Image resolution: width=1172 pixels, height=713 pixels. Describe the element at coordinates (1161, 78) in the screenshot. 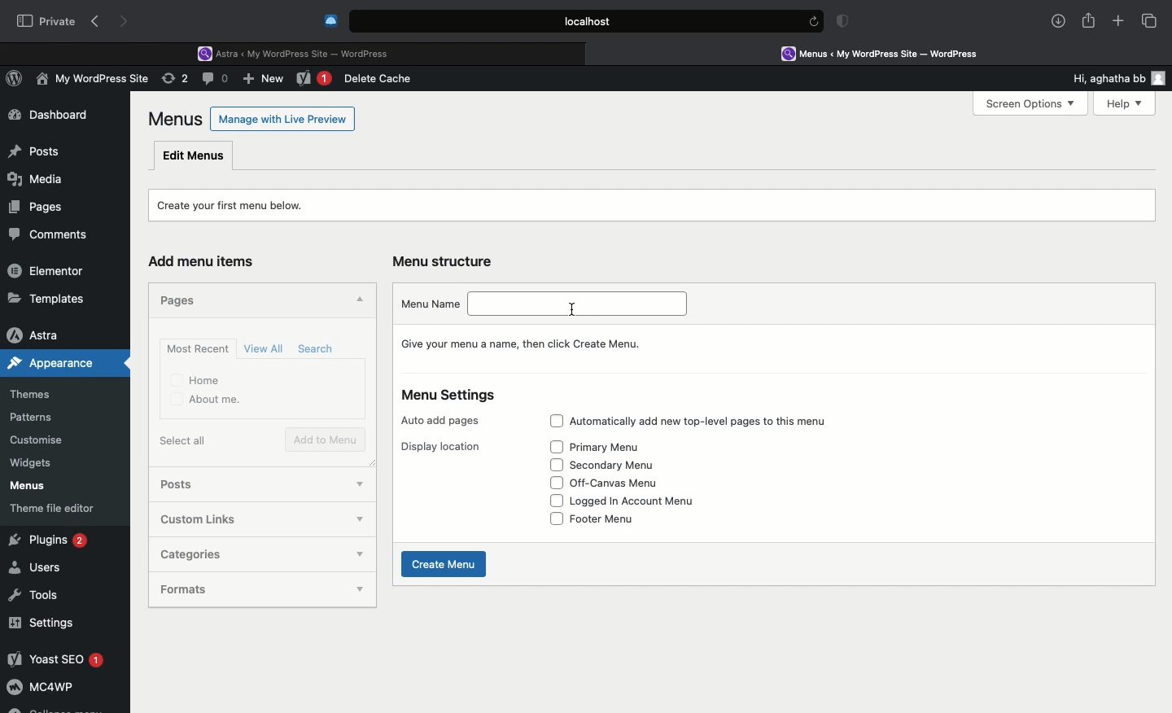

I see `user icon` at that location.